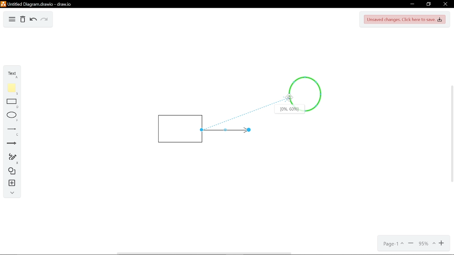  I want to click on Zoom in, so click(442, 244).